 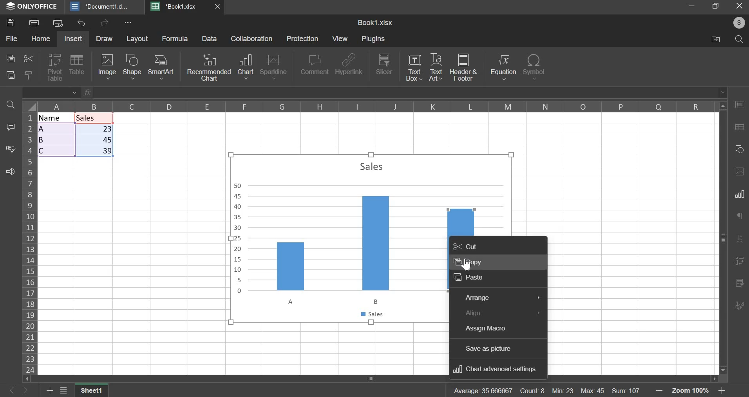 What do you see at coordinates (55, 68) in the screenshot?
I see `pivot table` at bounding box center [55, 68].